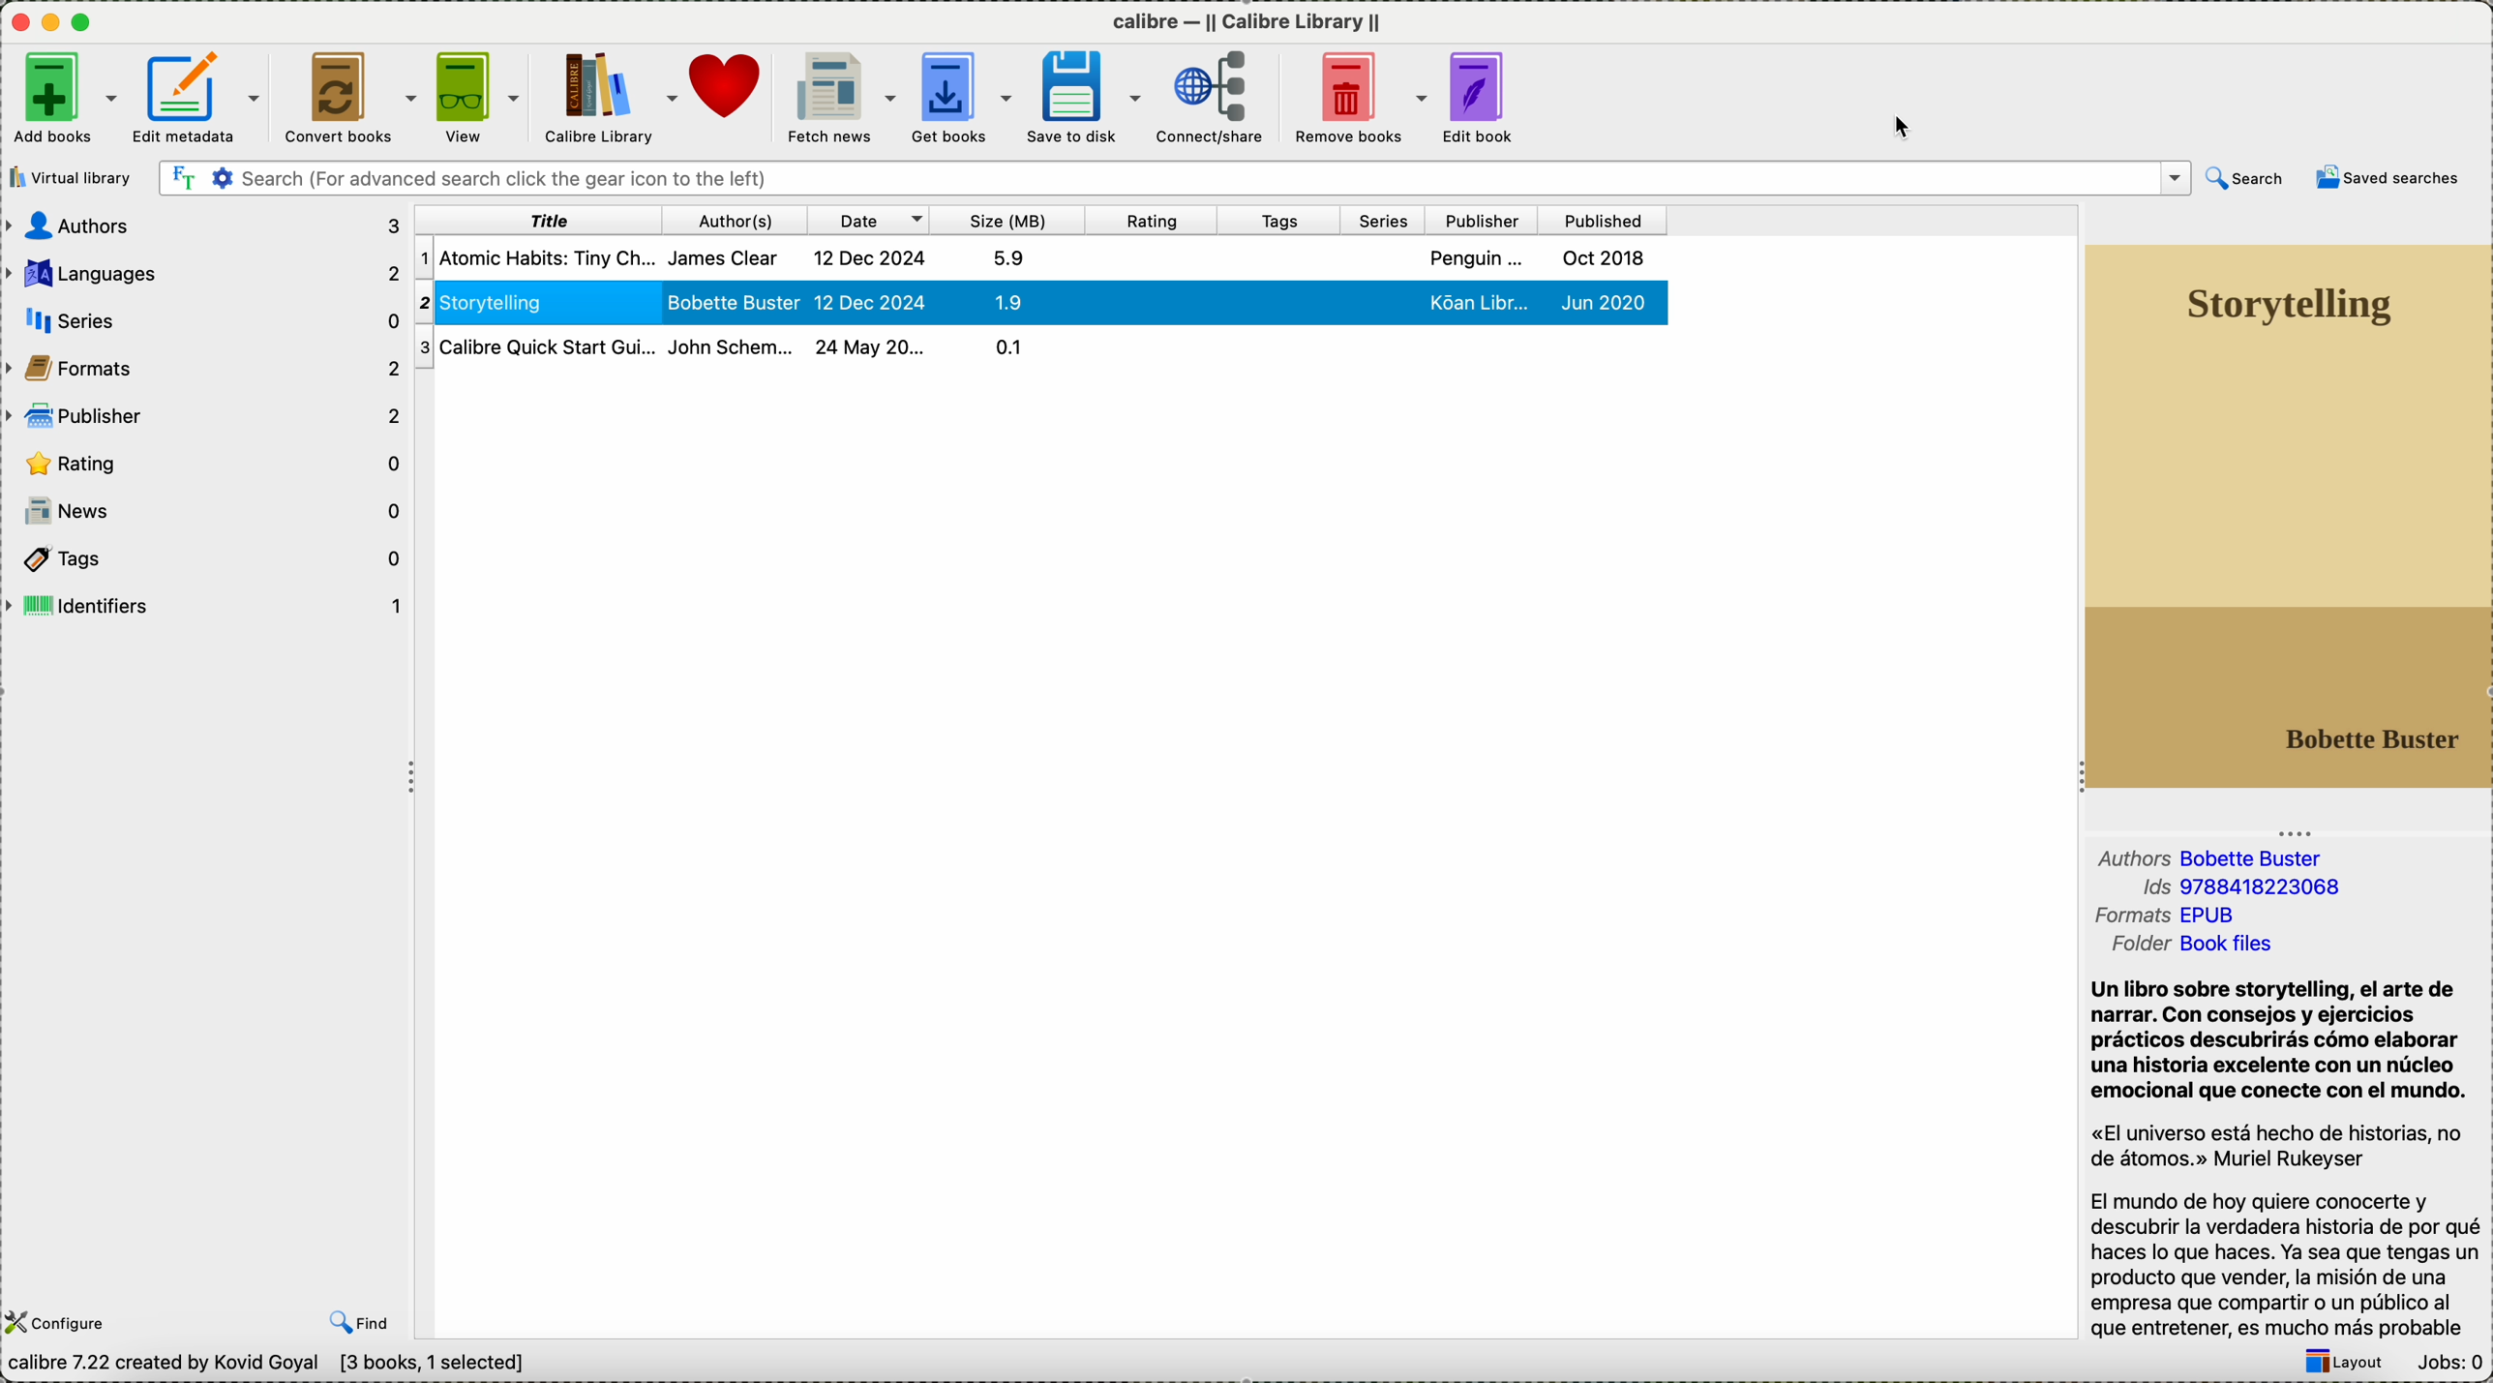  What do you see at coordinates (1245, 24) in the screenshot?
I see `Calibre` at bounding box center [1245, 24].